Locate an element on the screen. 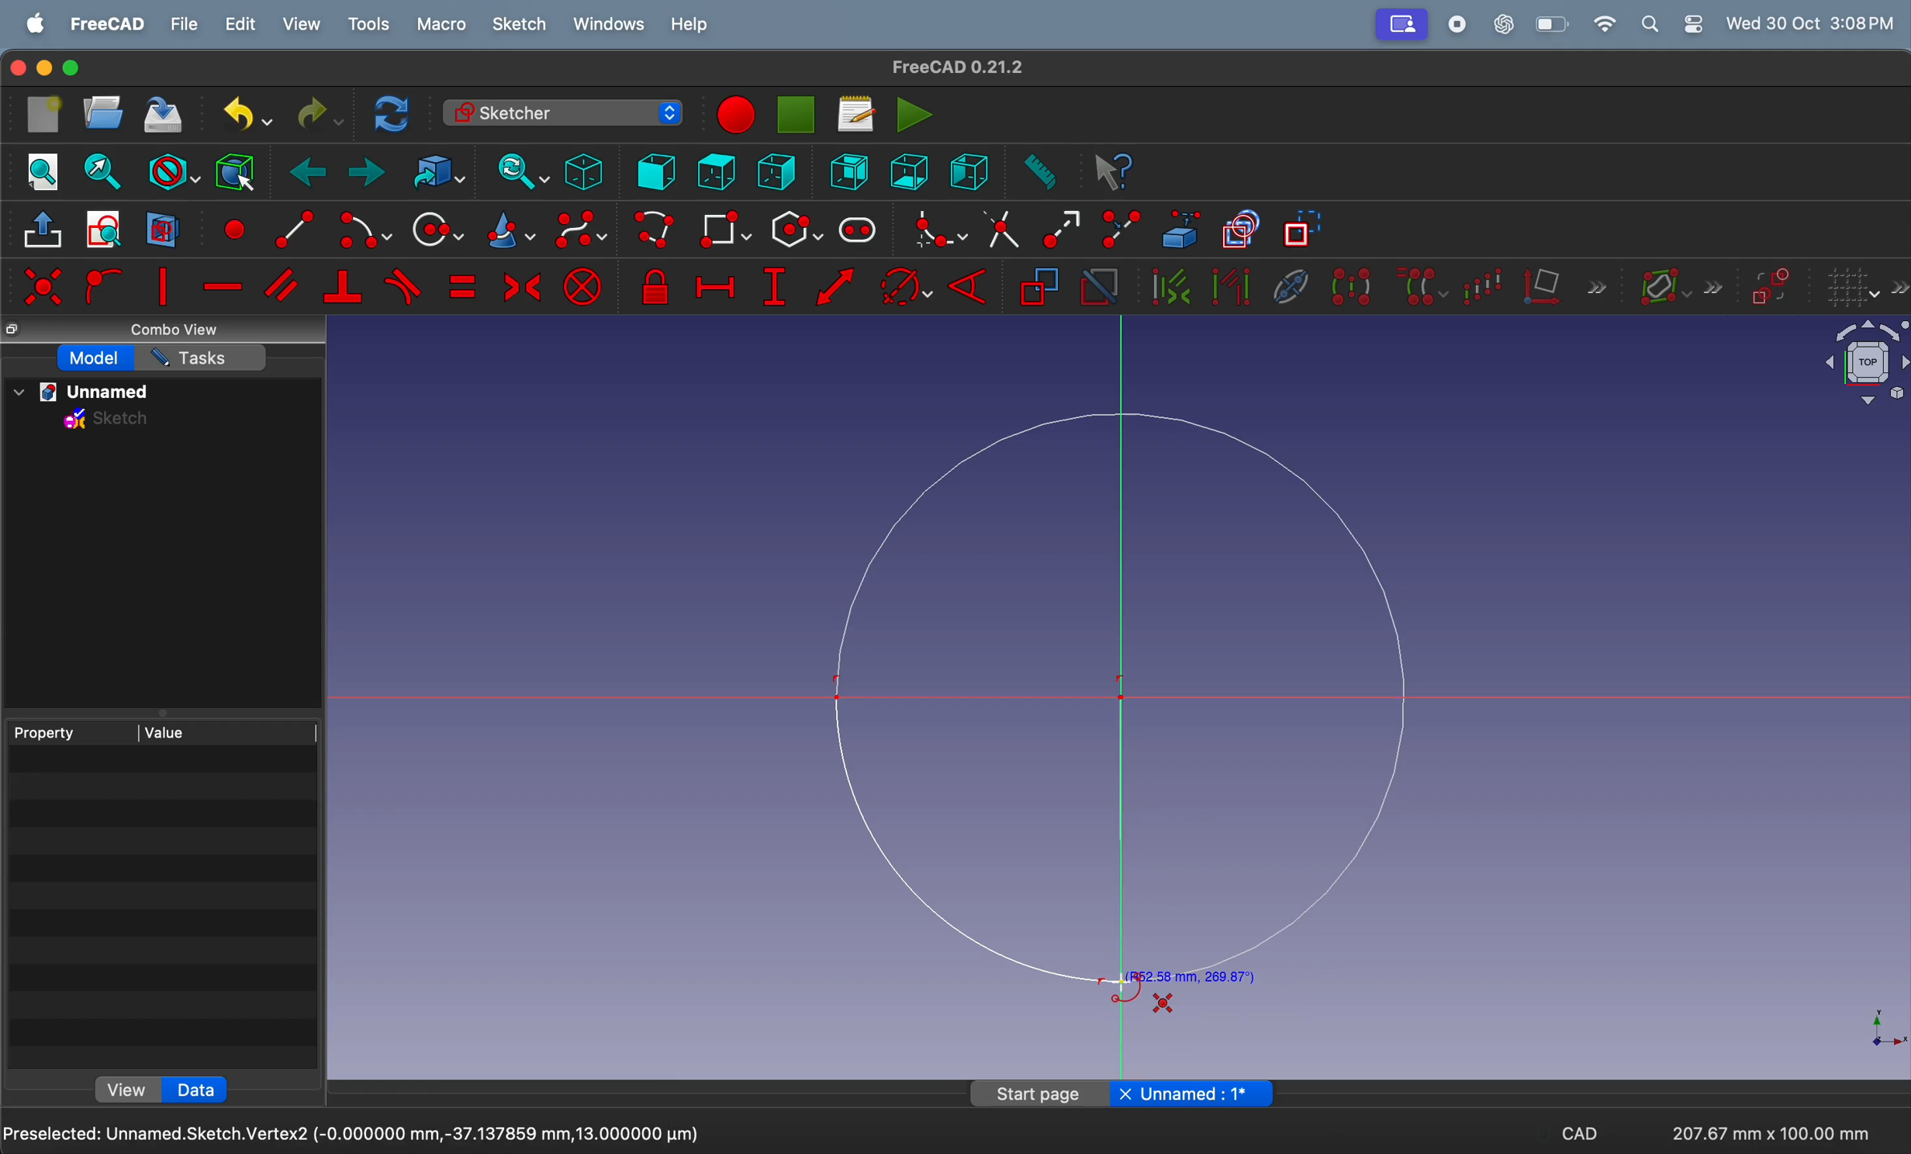 The image size is (1911, 1154). whats this? is located at coordinates (1114, 173).